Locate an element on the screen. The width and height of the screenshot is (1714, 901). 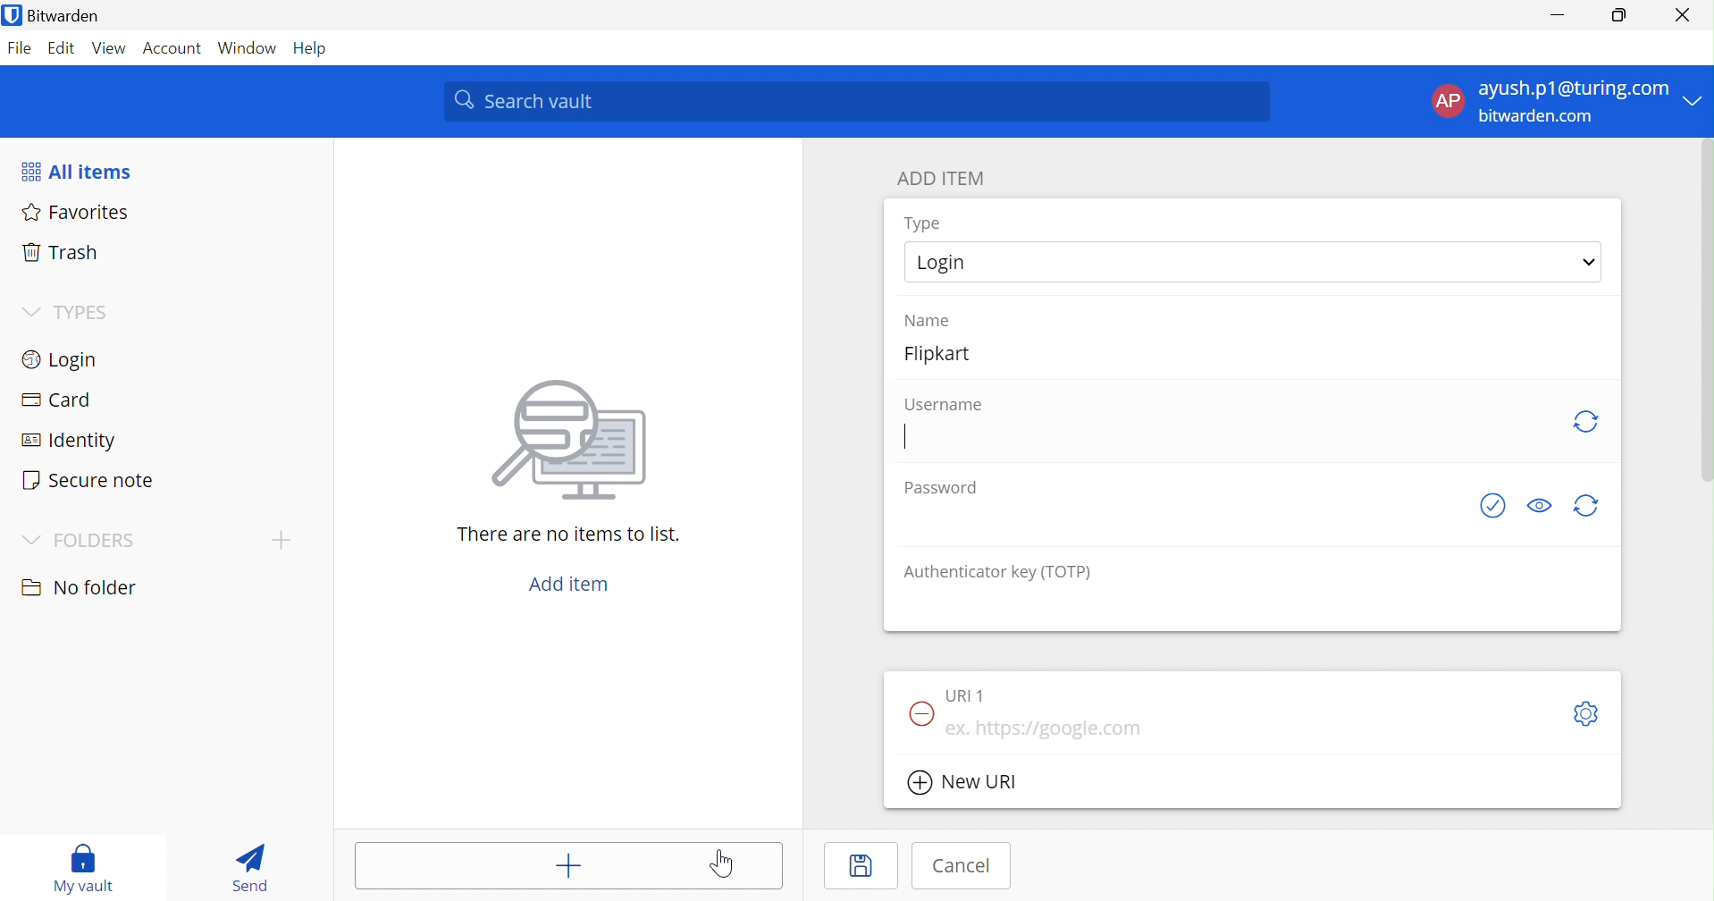
Password is located at coordinates (941, 488).